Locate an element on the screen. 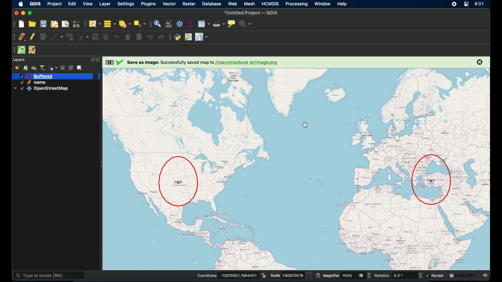 This screenshot has height=282, width=502. layer is located at coordinates (105, 4).